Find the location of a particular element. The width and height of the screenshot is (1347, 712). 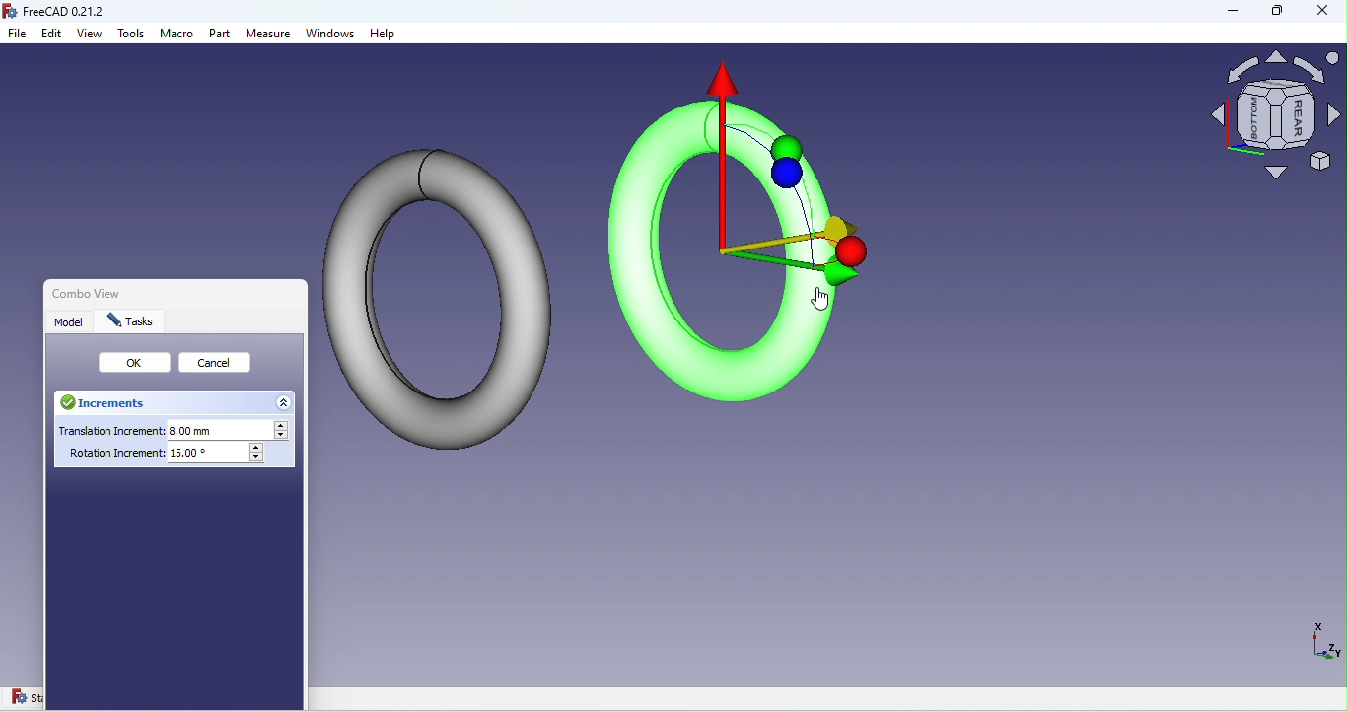

File is located at coordinates (19, 35).